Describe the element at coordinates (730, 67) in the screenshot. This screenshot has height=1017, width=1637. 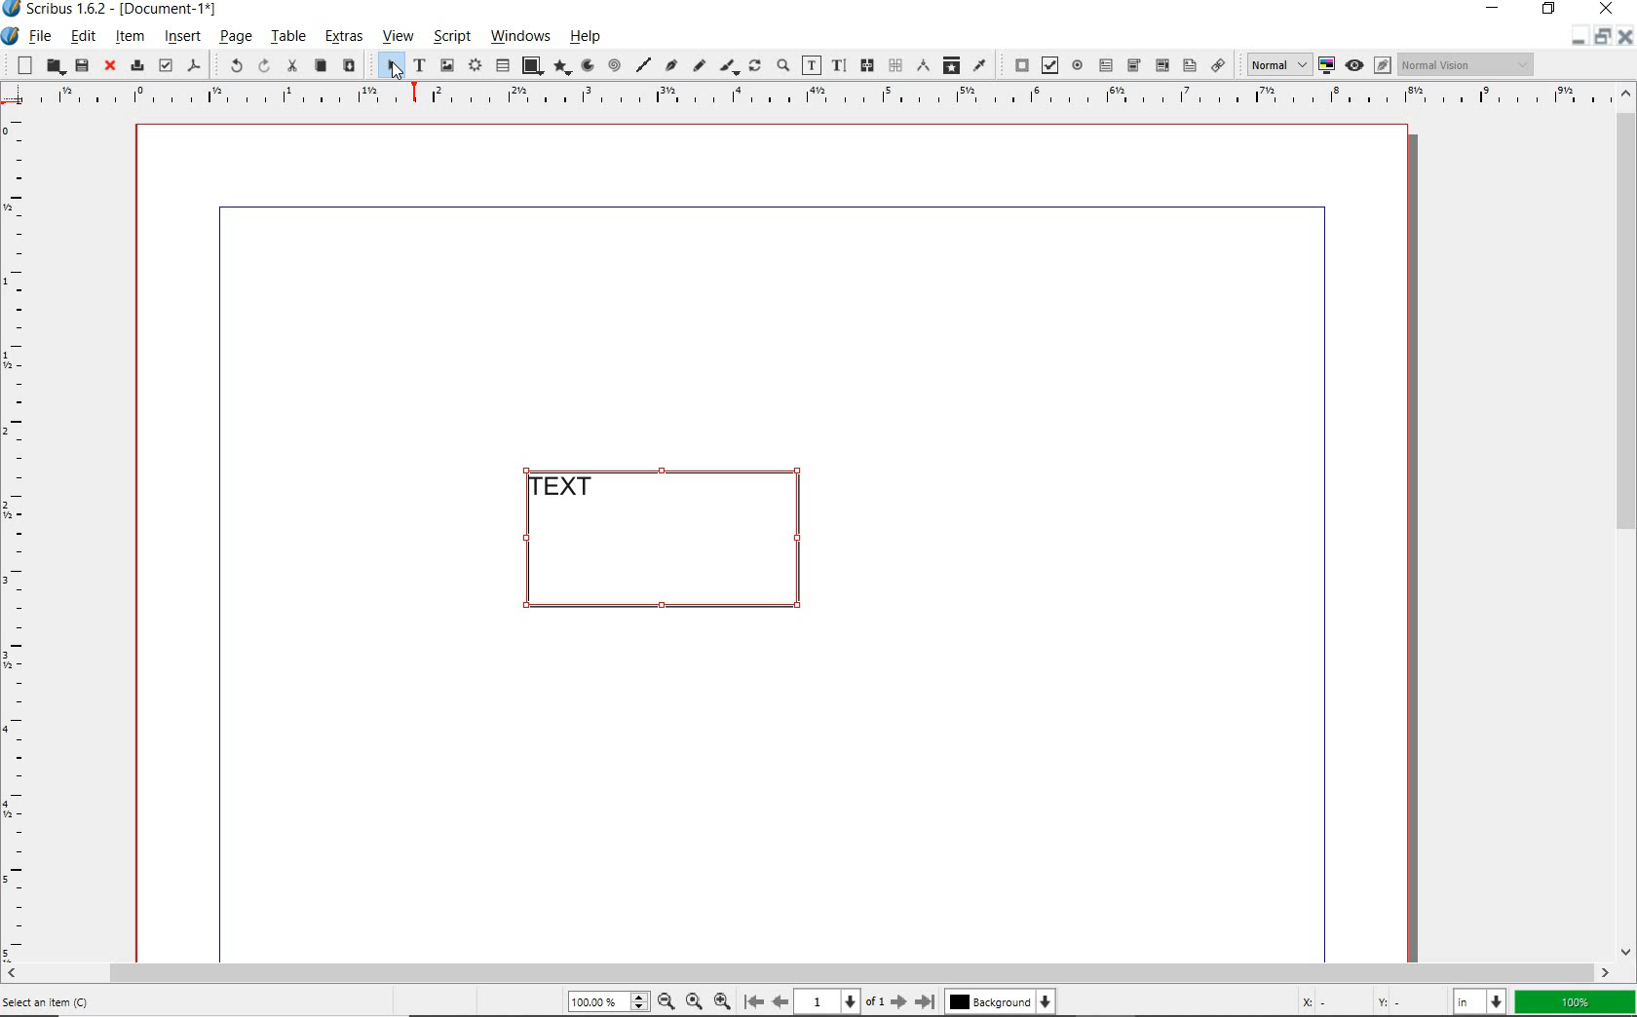
I see `calligraphic line` at that location.